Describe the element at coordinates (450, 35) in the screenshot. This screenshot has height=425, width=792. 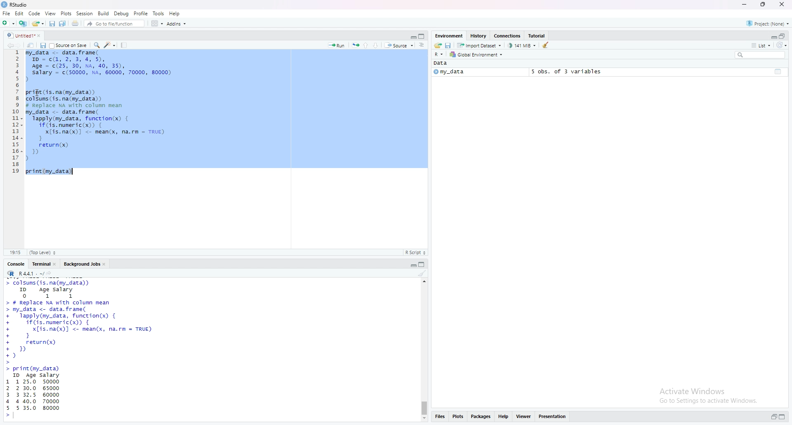
I see `Environment` at that location.